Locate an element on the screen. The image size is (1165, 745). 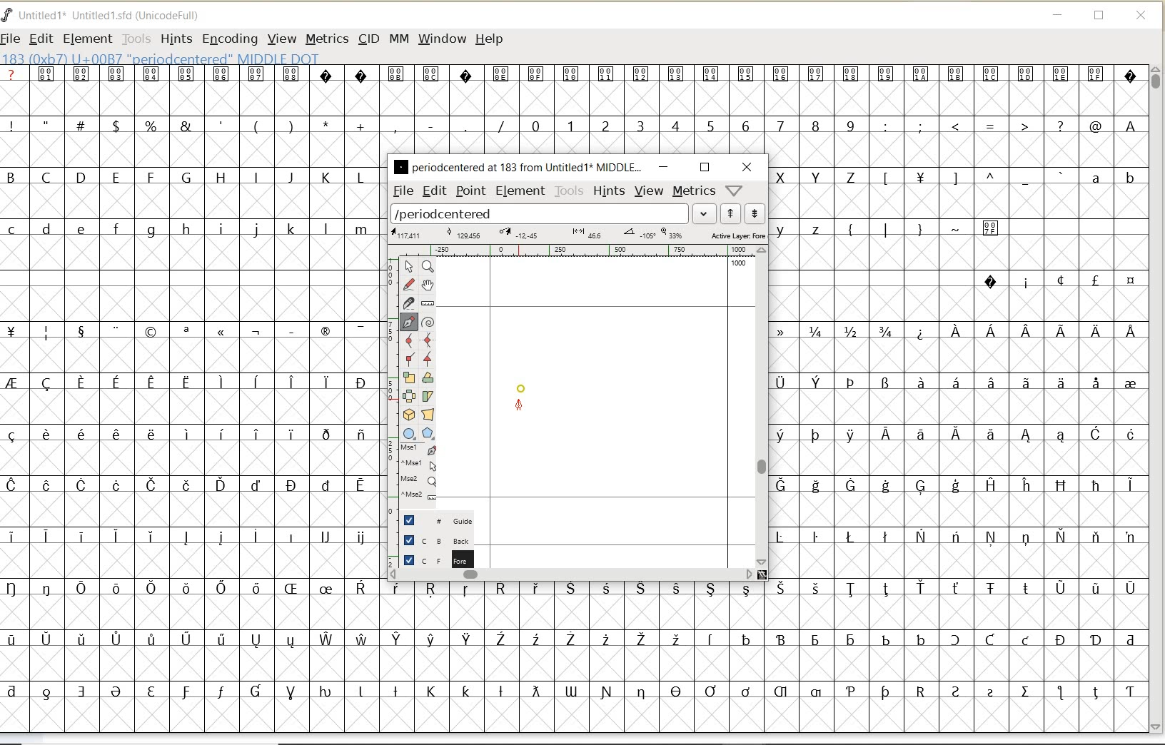
show previous word list is located at coordinates (732, 214).